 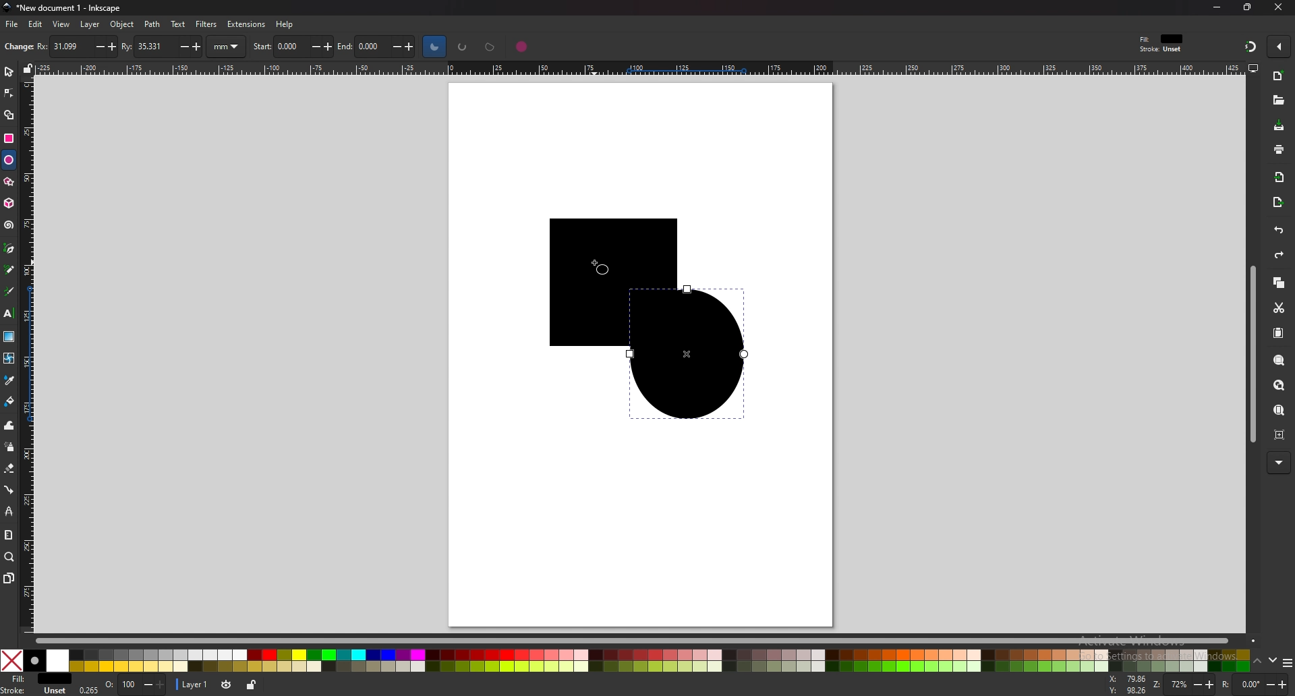 I want to click on save, so click(x=1279, y=125).